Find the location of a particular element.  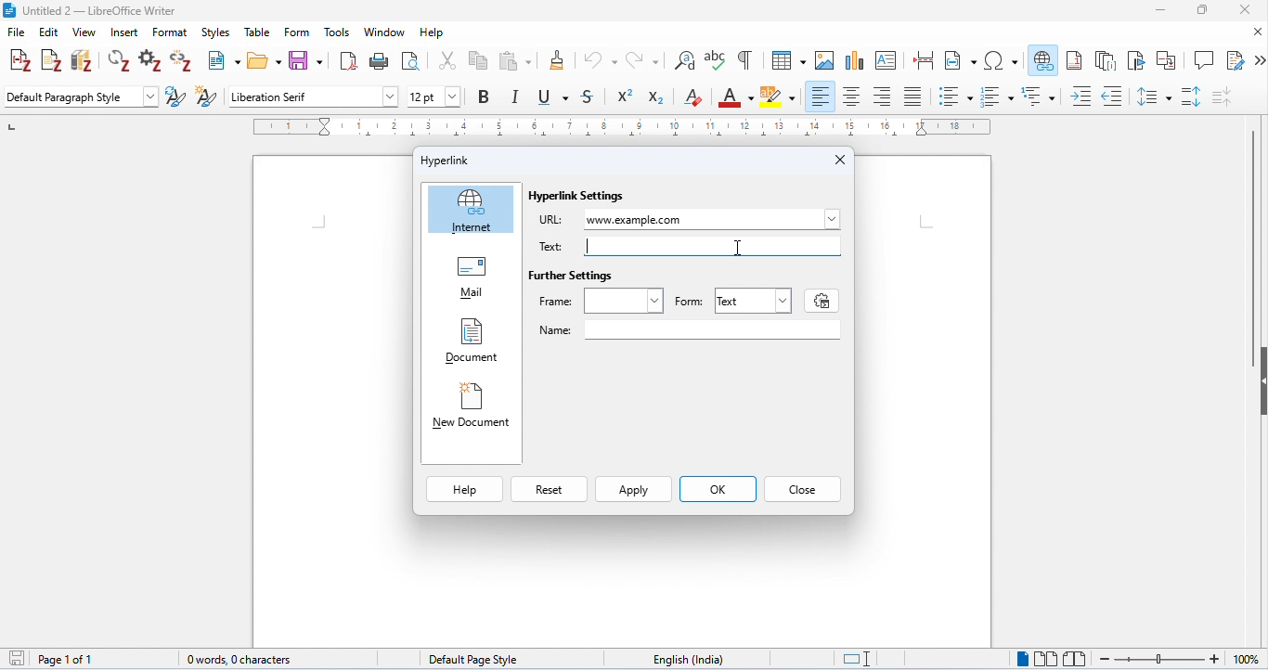

standard selection is located at coordinates (854, 660).